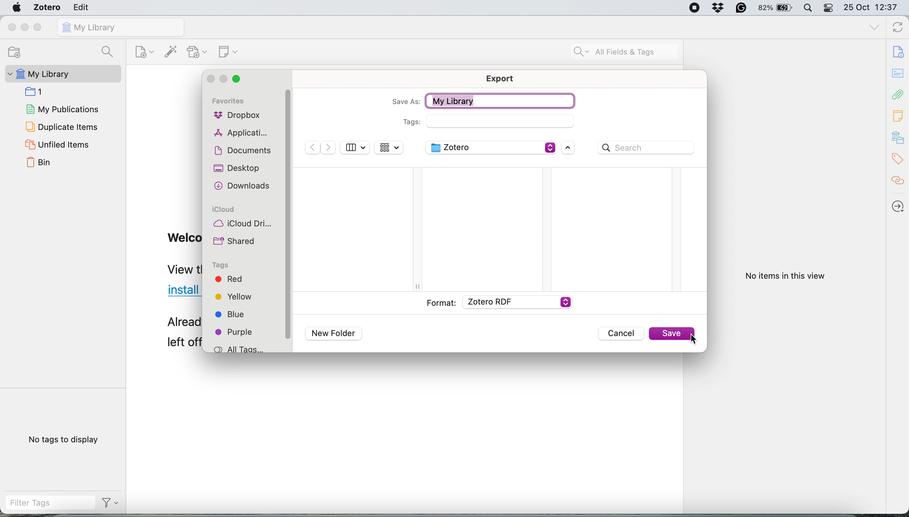 This screenshot has width=909, height=517. Describe the element at coordinates (486, 121) in the screenshot. I see `Tags:` at that location.